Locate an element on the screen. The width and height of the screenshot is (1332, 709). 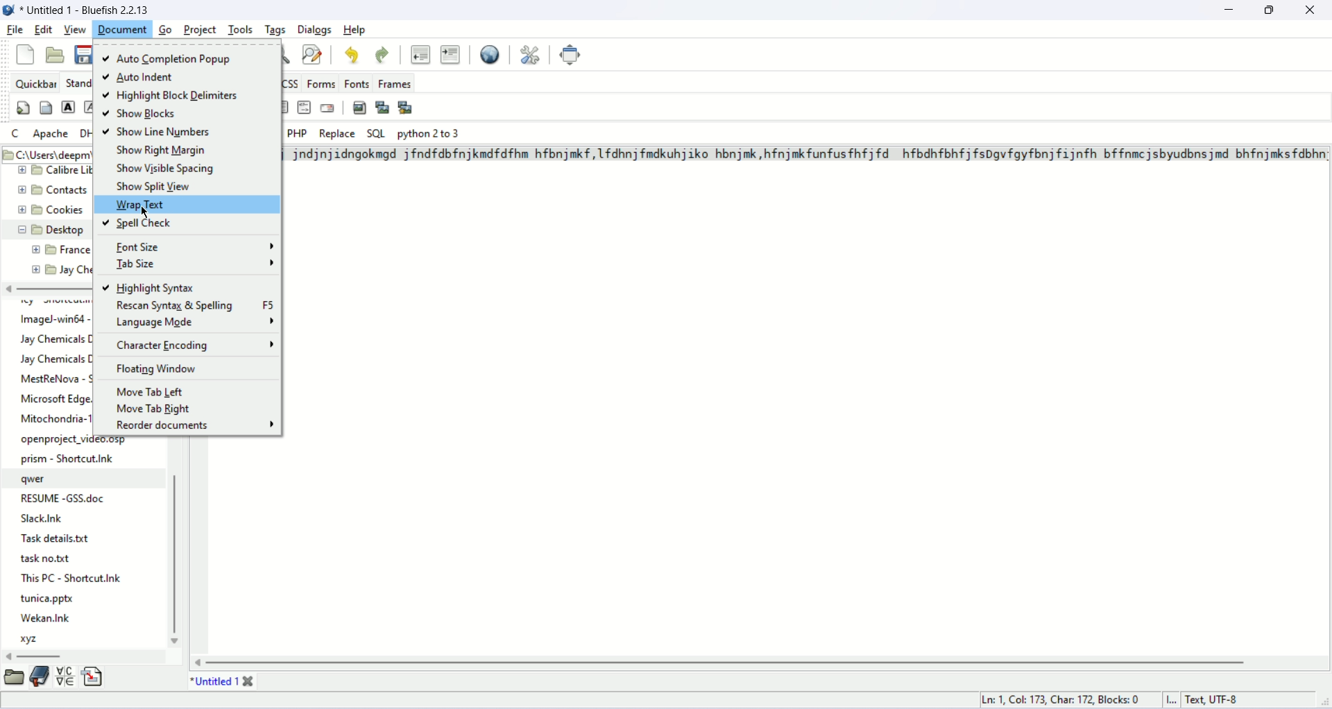
minimize is located at coordinates (1229, 10).